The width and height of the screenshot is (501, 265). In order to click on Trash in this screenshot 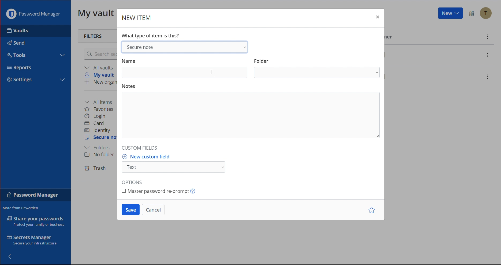, I will do `click(96, 169)`.